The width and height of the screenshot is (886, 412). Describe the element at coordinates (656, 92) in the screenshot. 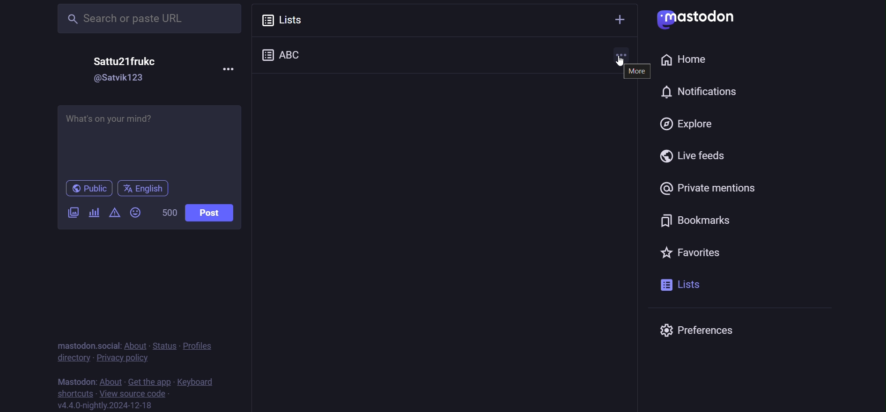

I see `notification` at that location.